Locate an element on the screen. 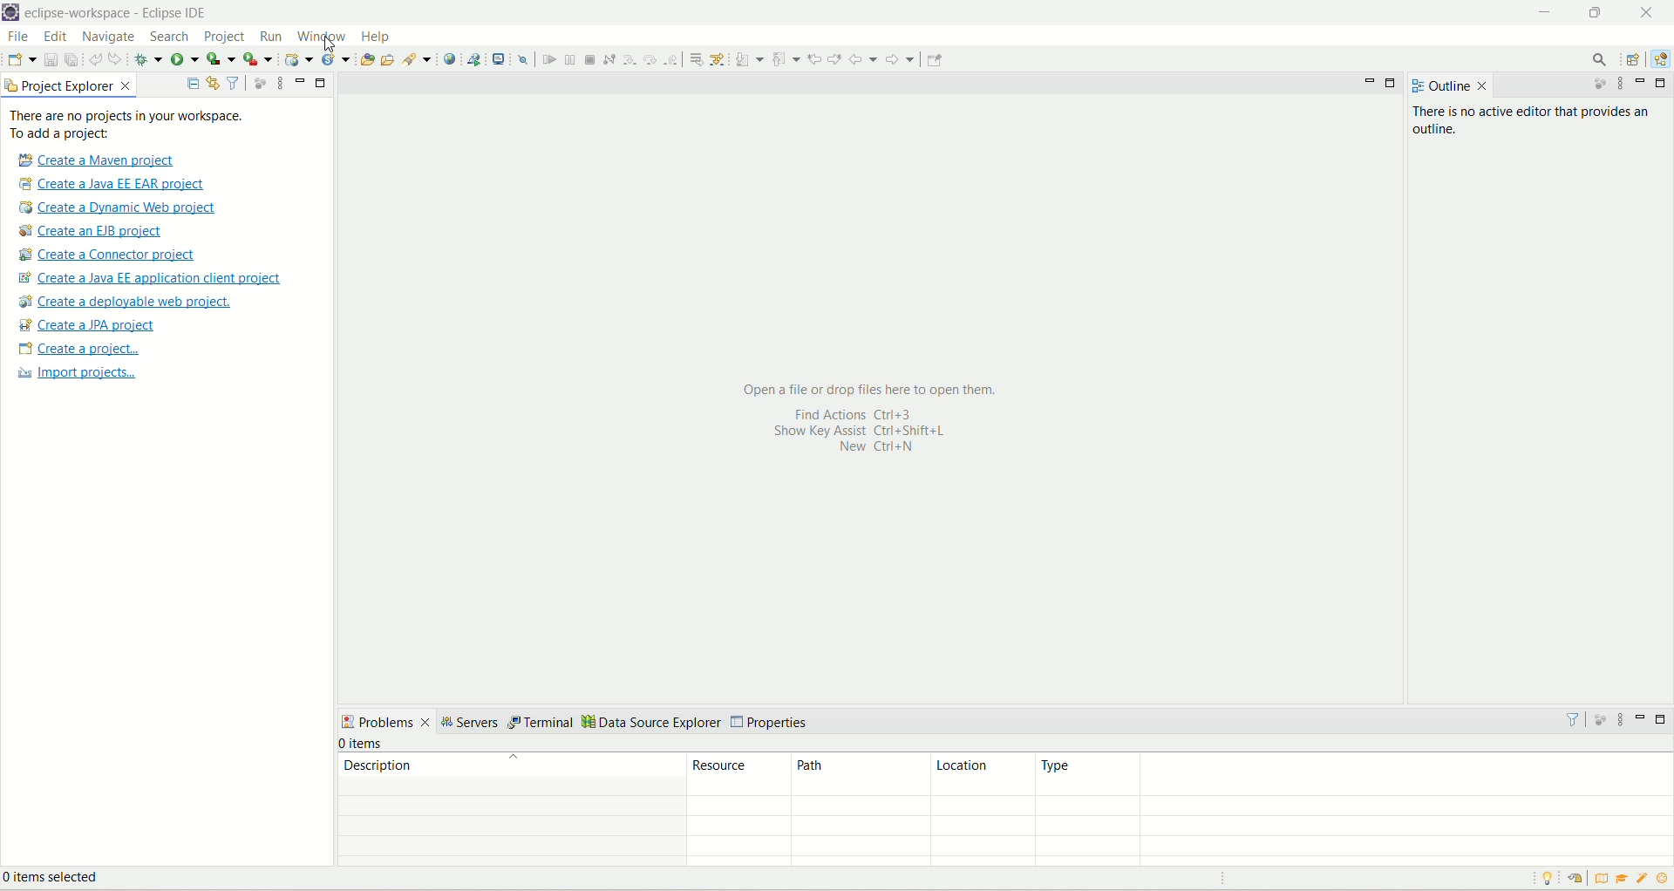 Image resolution: width=1674 pixels, height=891 pixels. search is located at coordinates (418, 59).